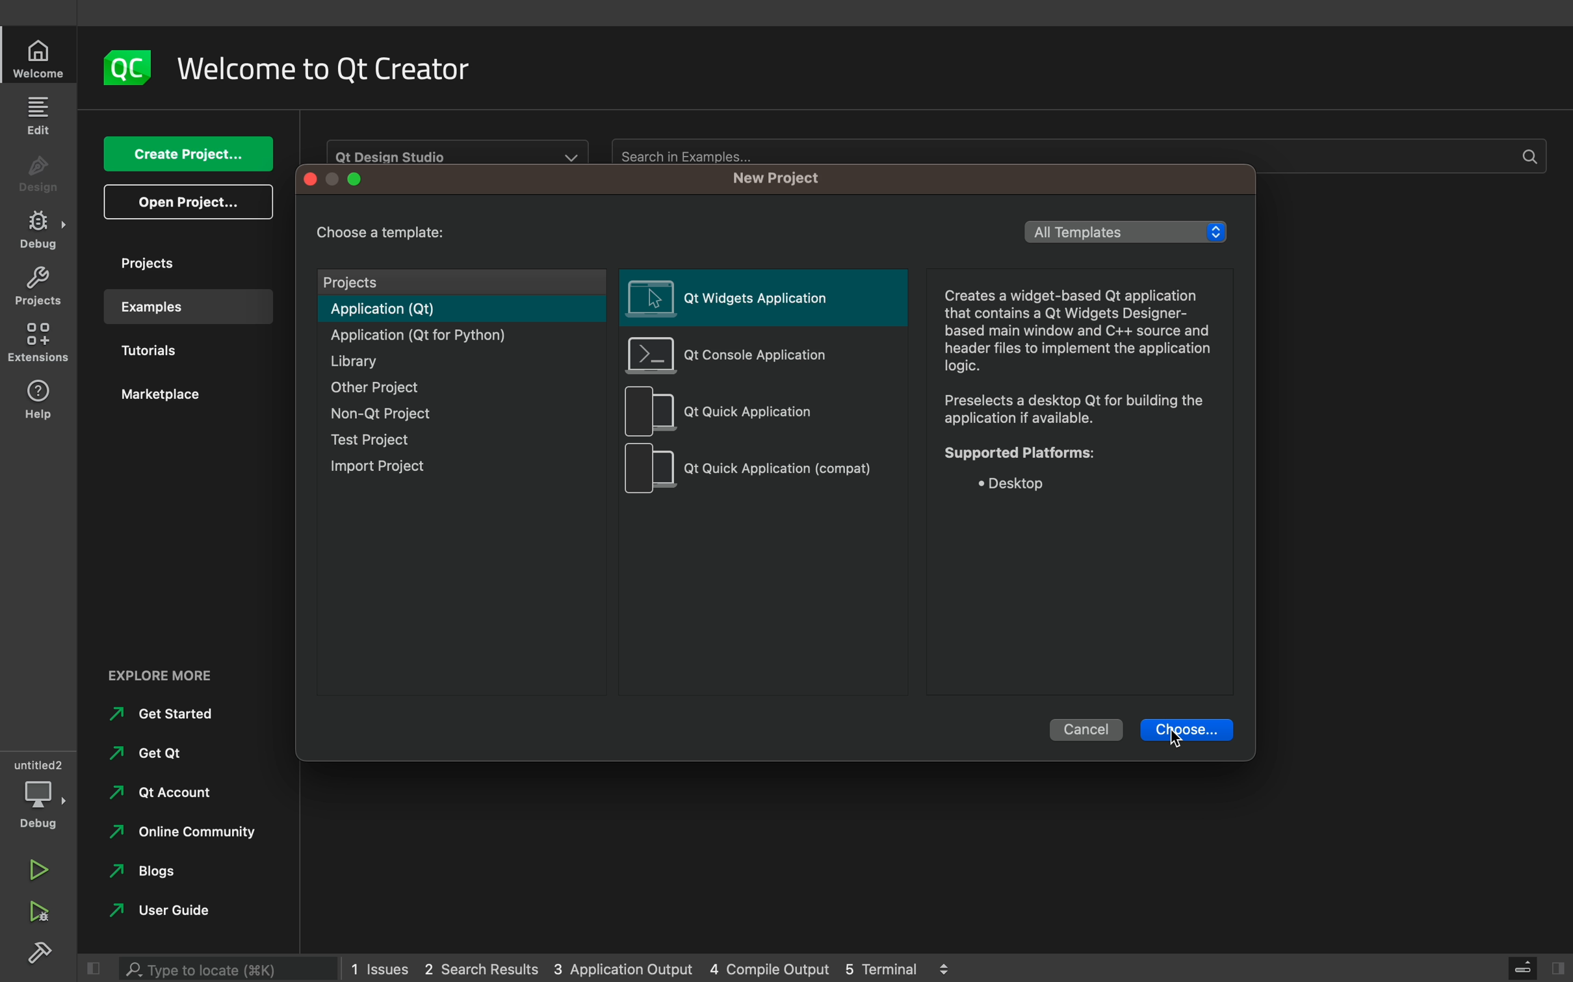  I want to click on increase/decrease arrows, so click(950, 967).